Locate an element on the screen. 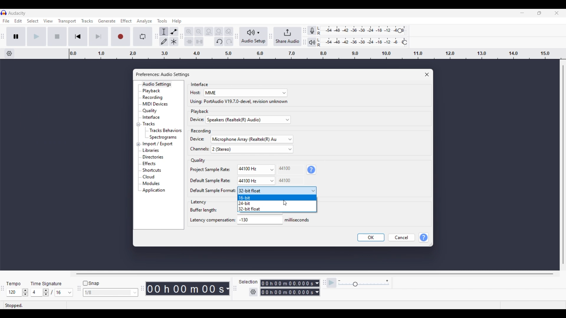 The image size is (566, 318). Generate menu is located at coordinates (107, 21).